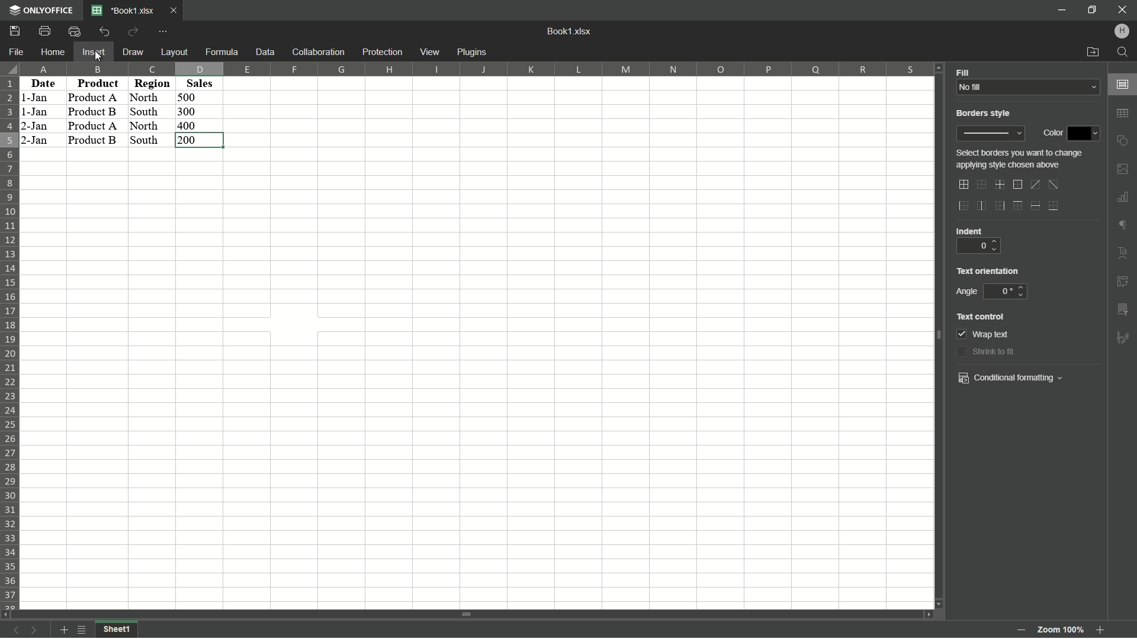 This screenshot has width=1137, height=639. Describe the element at coordinates (981, 205) in the screenshot. I see `inner vertical line` at that location.